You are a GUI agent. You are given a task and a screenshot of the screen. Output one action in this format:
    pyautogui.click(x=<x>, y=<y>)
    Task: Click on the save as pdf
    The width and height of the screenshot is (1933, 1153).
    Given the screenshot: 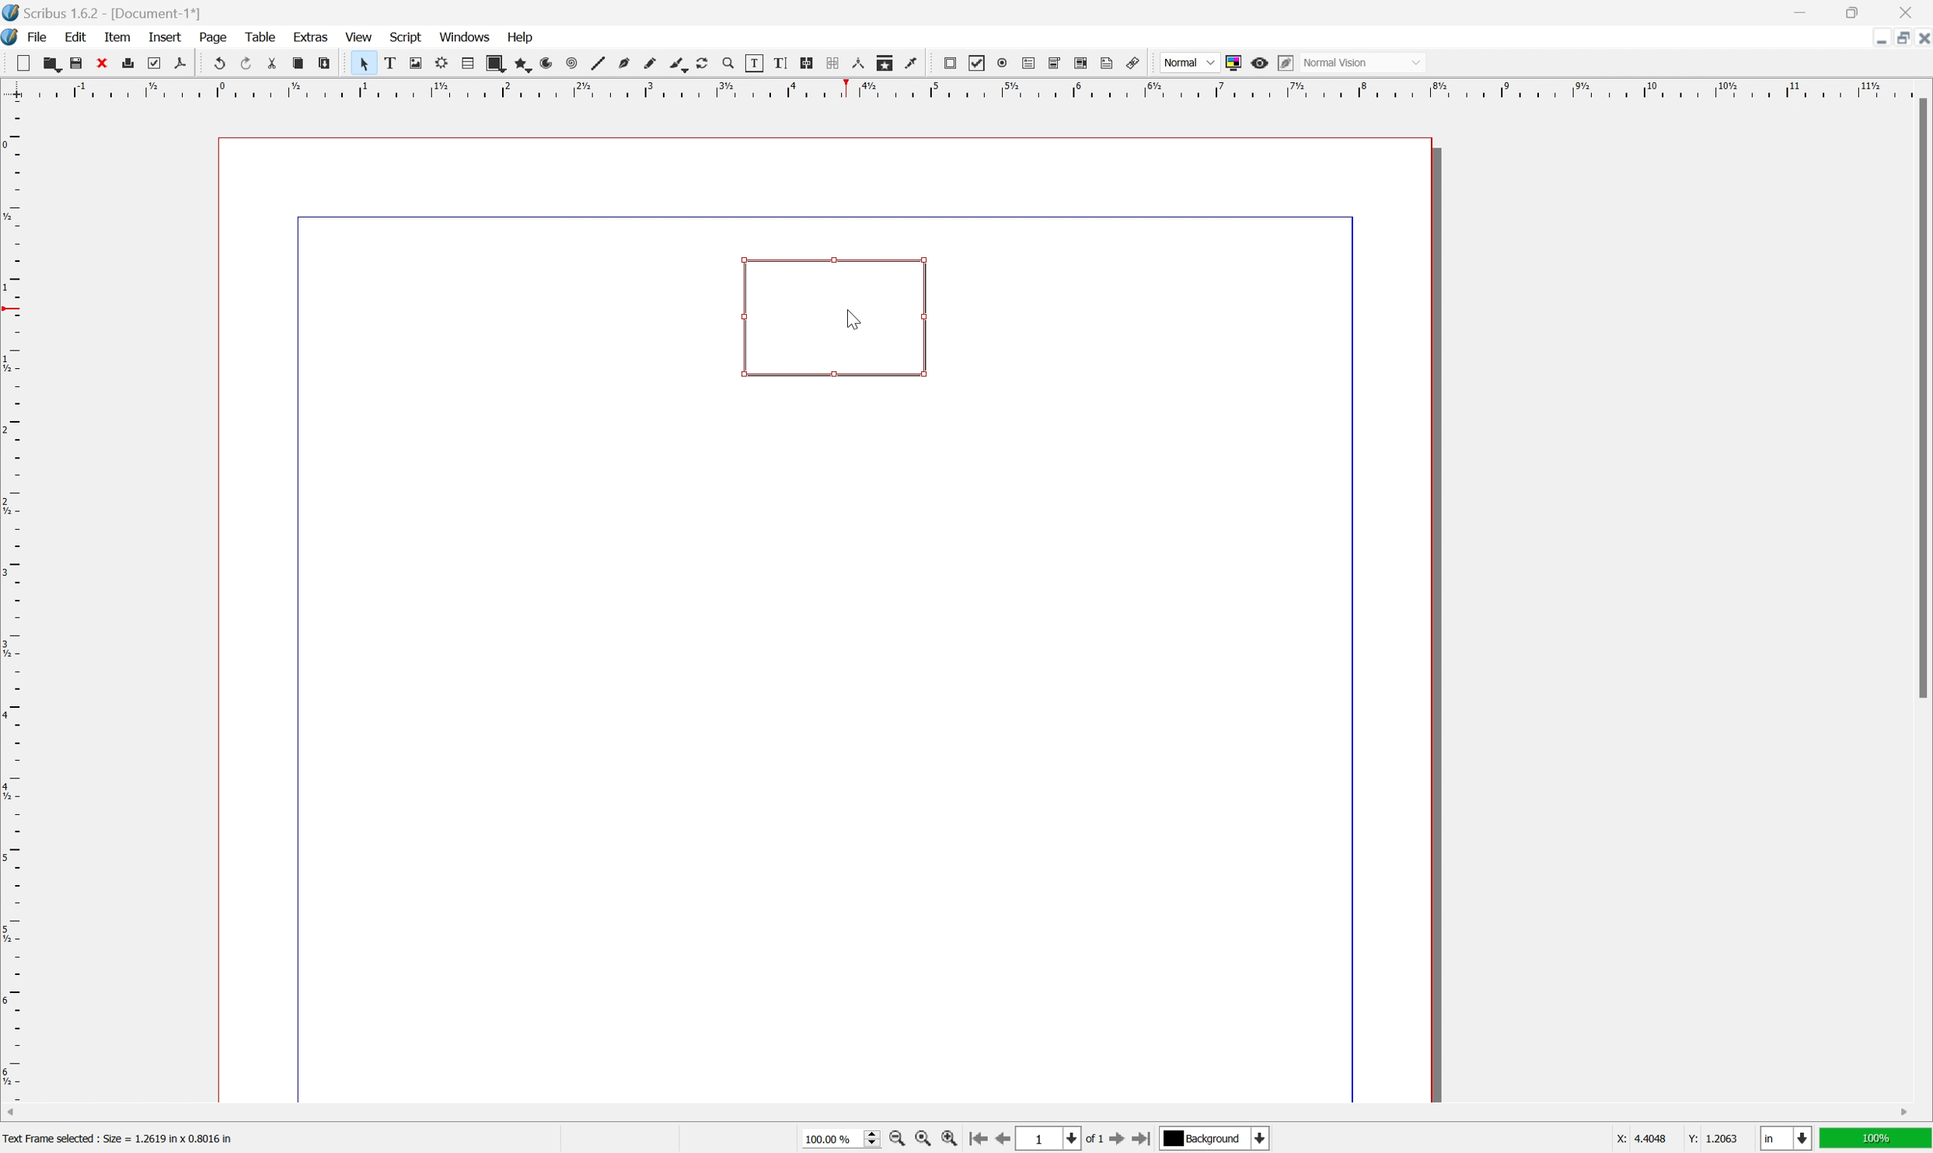 What is the action you would take?
    pyautogui.click(x=181, y=64)
    